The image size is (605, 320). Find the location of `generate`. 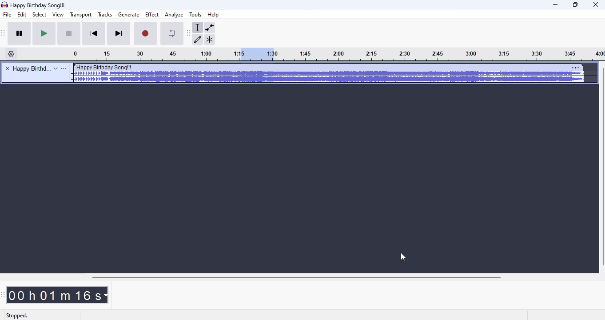

generate is located at coordinates (129, 15).